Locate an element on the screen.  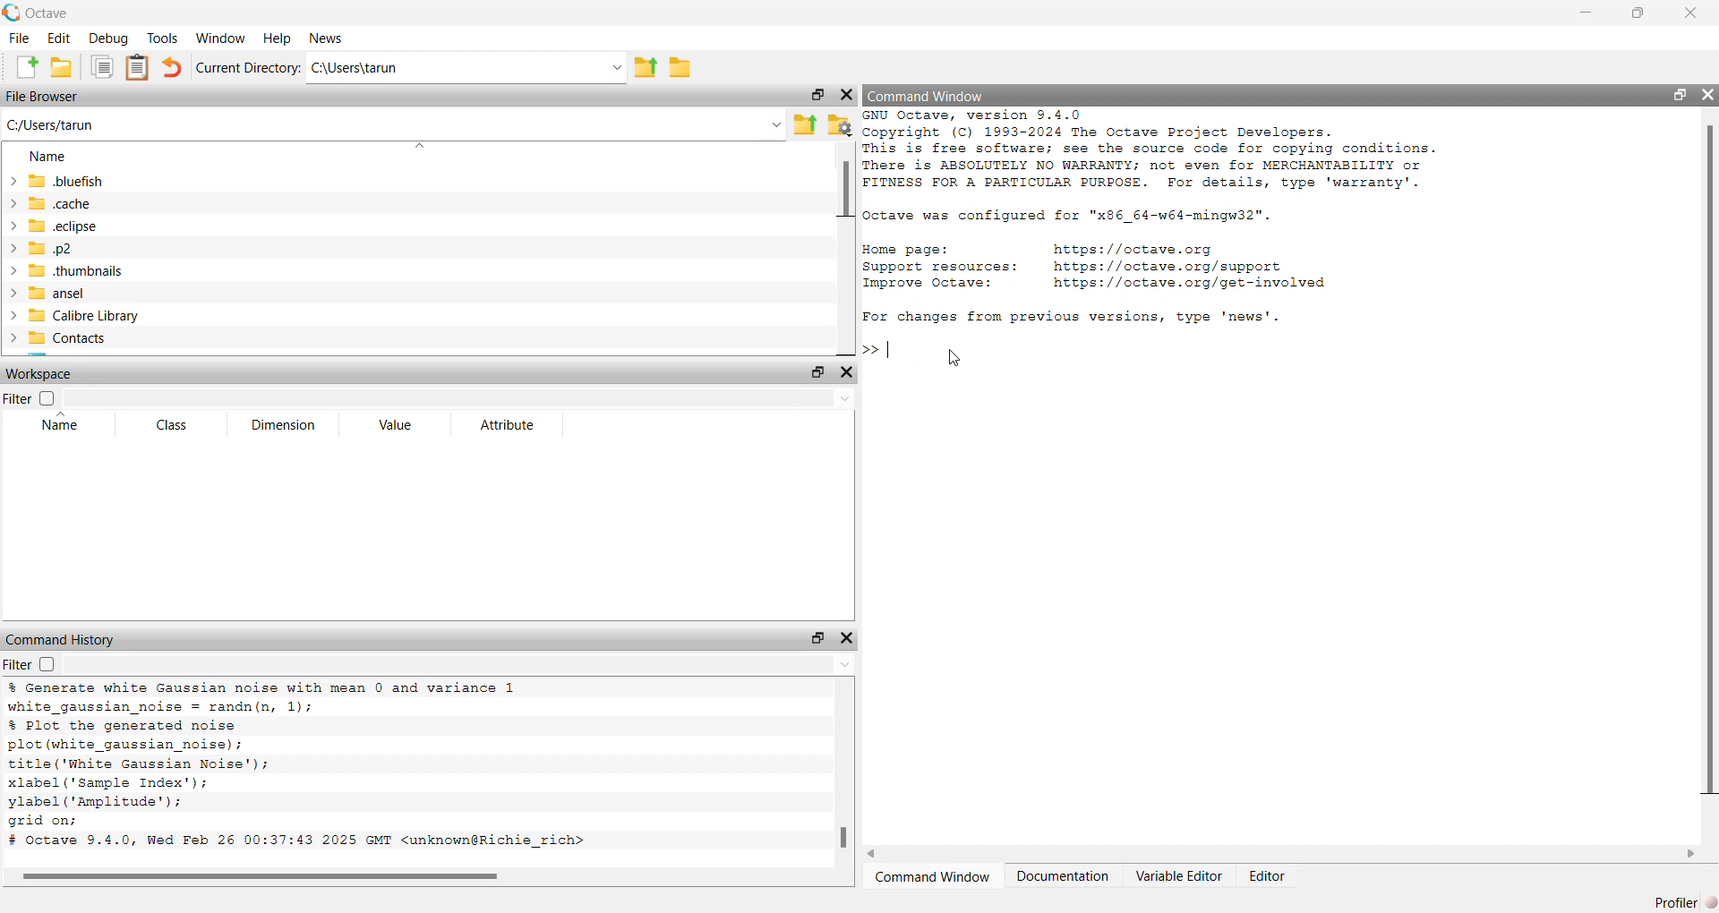
 eclipse is located at coordinates (56, 227).